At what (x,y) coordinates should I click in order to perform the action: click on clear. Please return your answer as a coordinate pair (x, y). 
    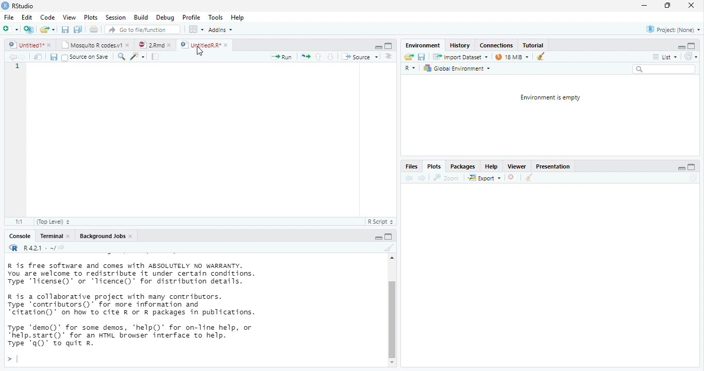
    Looking at the image, I should click on (388, 248).